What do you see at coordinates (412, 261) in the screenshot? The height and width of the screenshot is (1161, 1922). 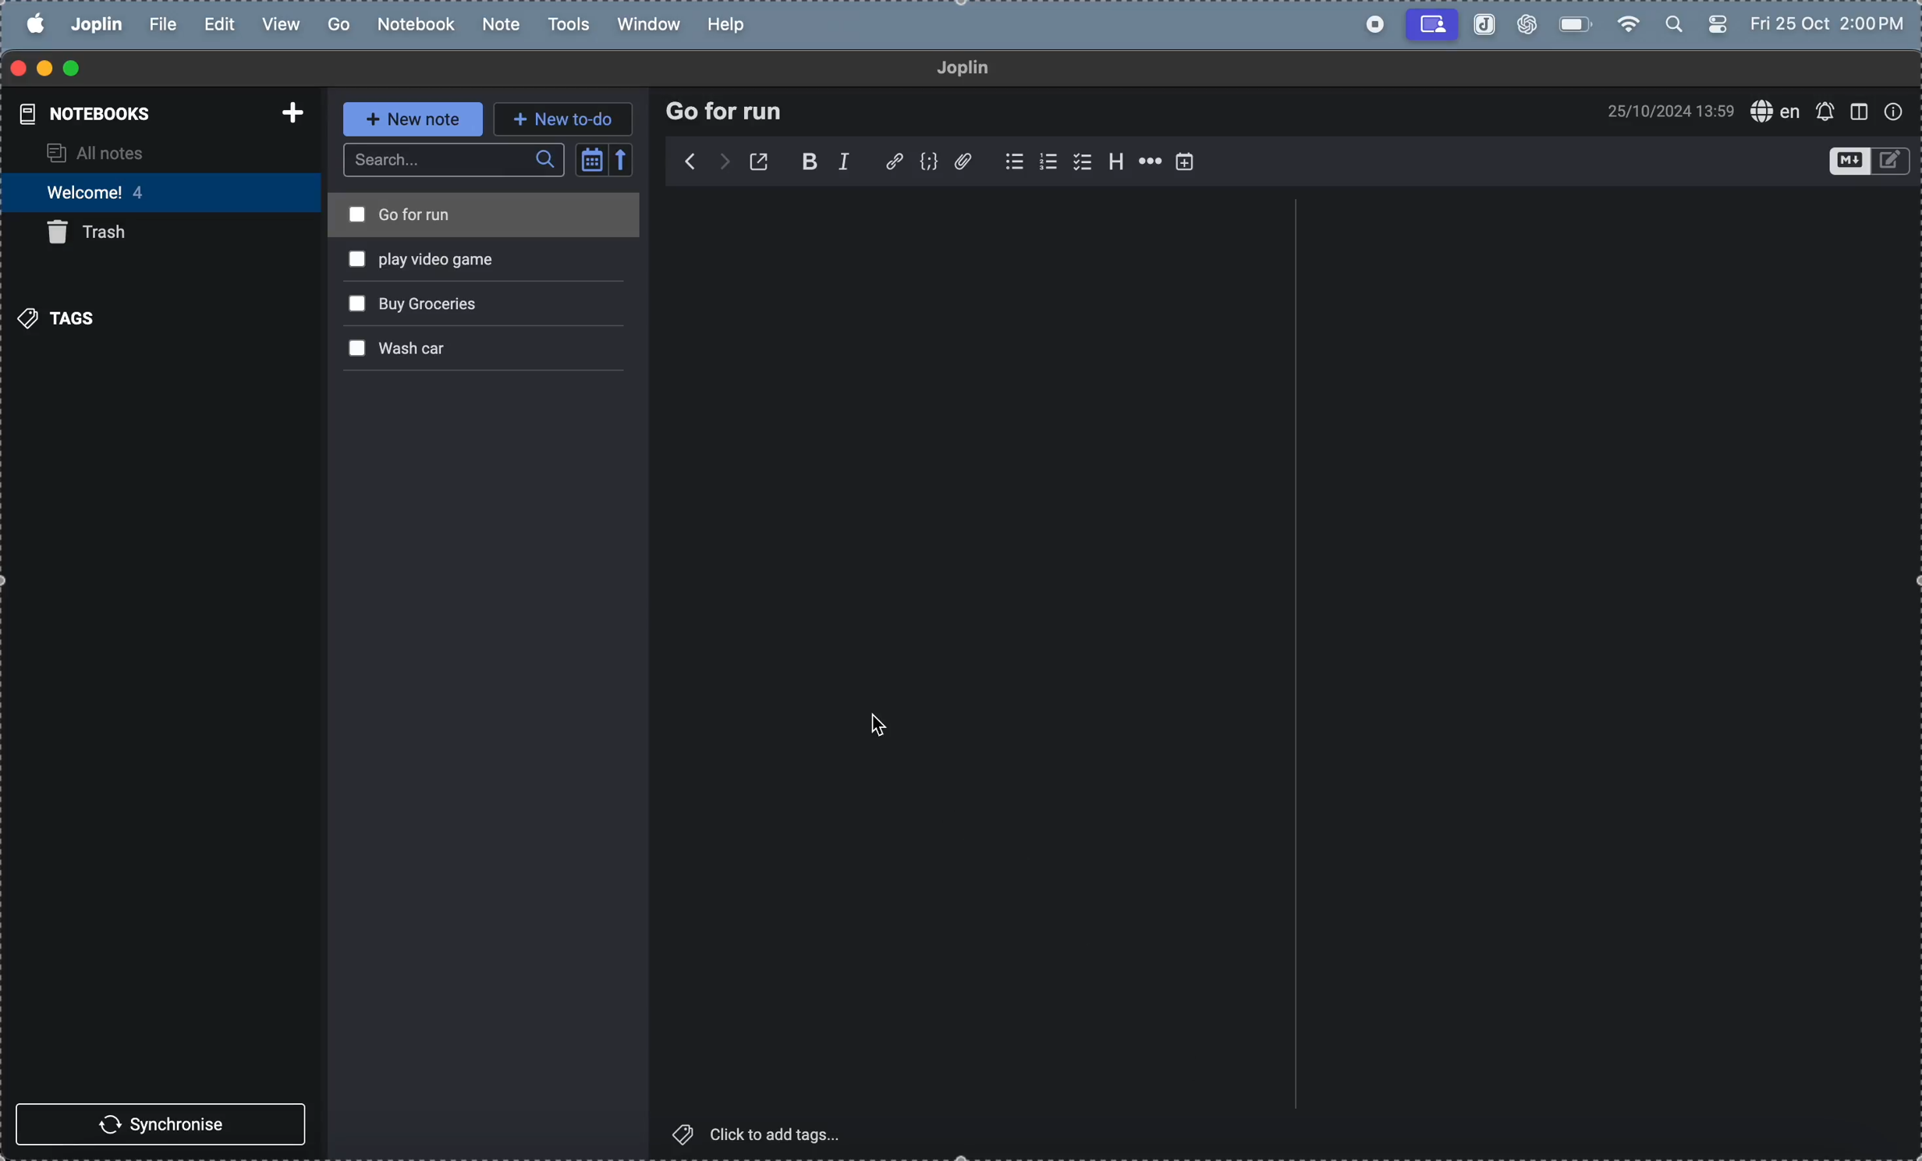 I see `play video game` at bounding box center [412, 261].